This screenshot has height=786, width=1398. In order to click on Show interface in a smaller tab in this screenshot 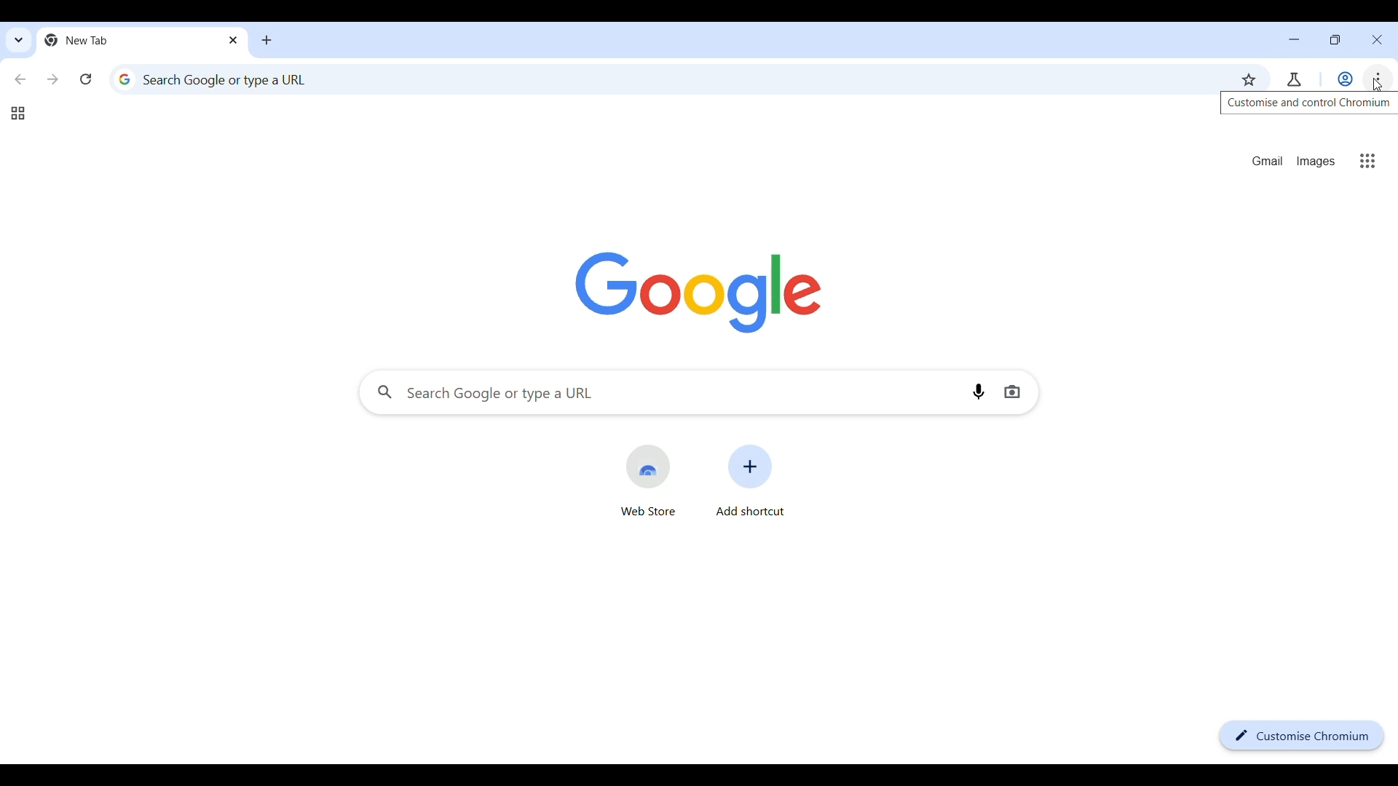, I will do `click(1332, 42)`.